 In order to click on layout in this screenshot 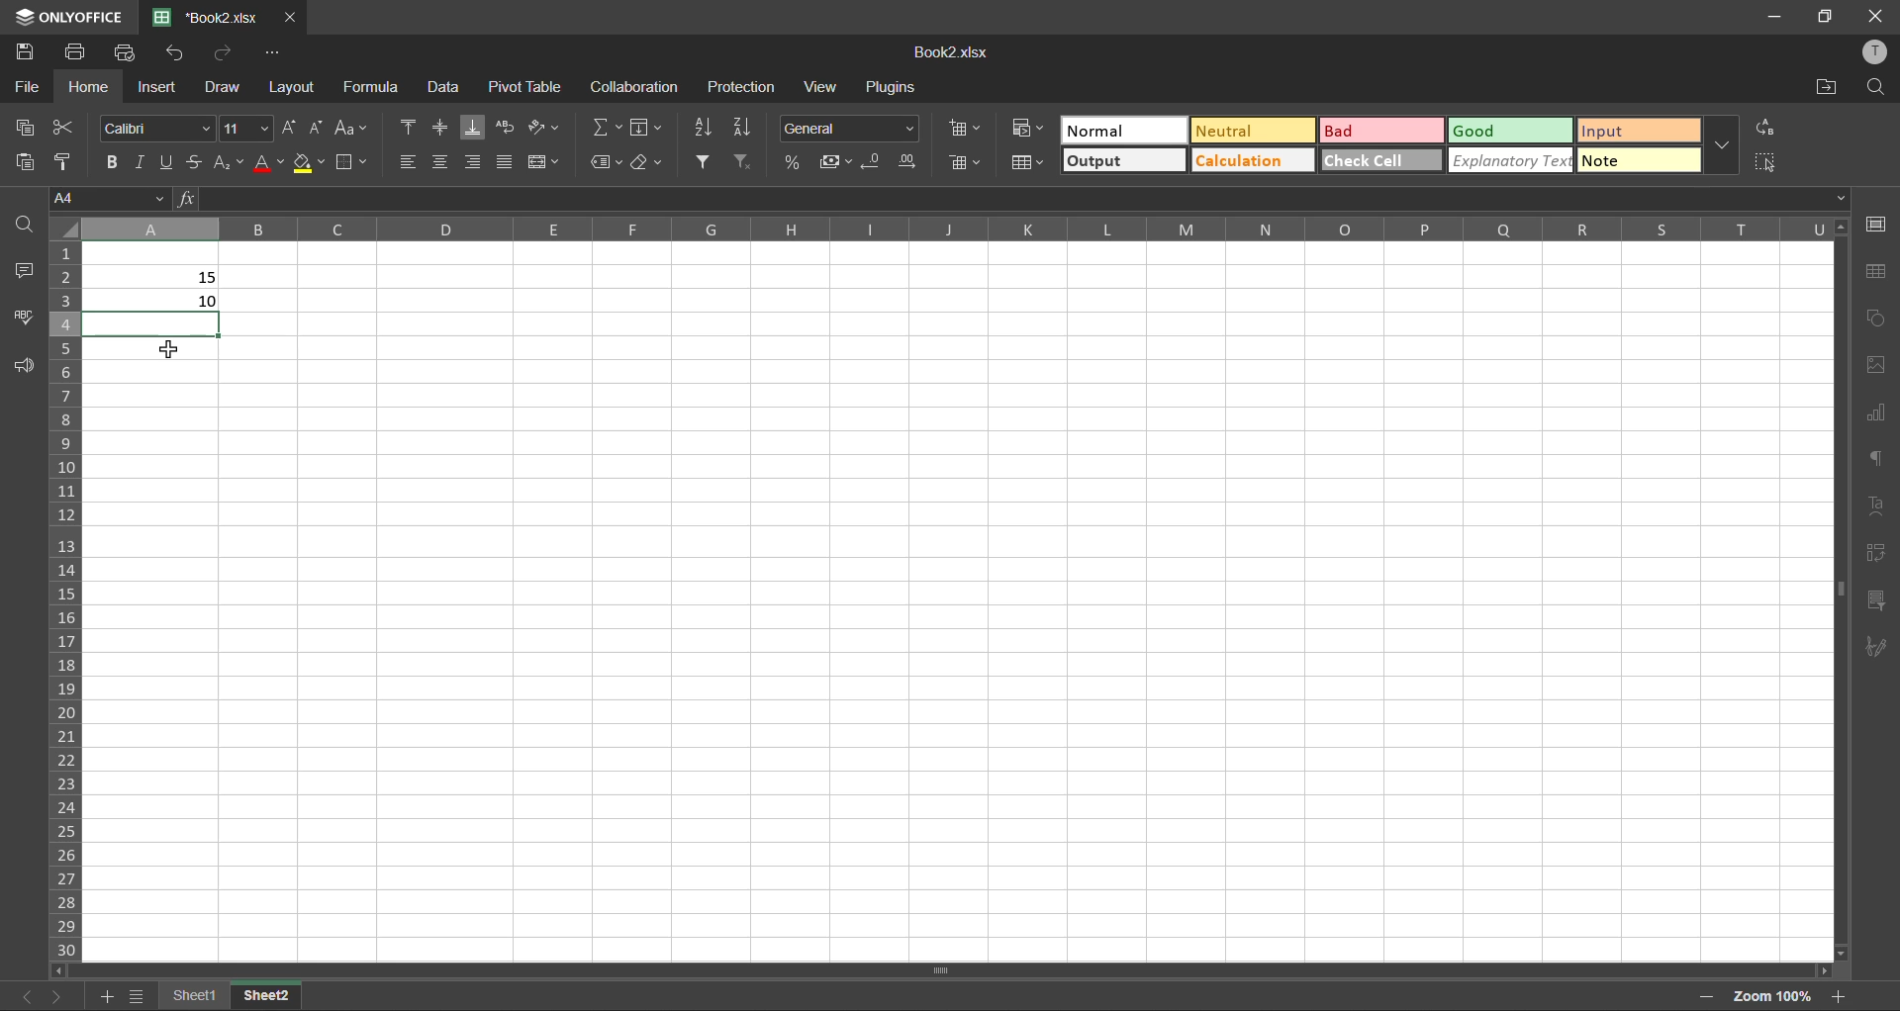, I will do `click(291, 89)`.